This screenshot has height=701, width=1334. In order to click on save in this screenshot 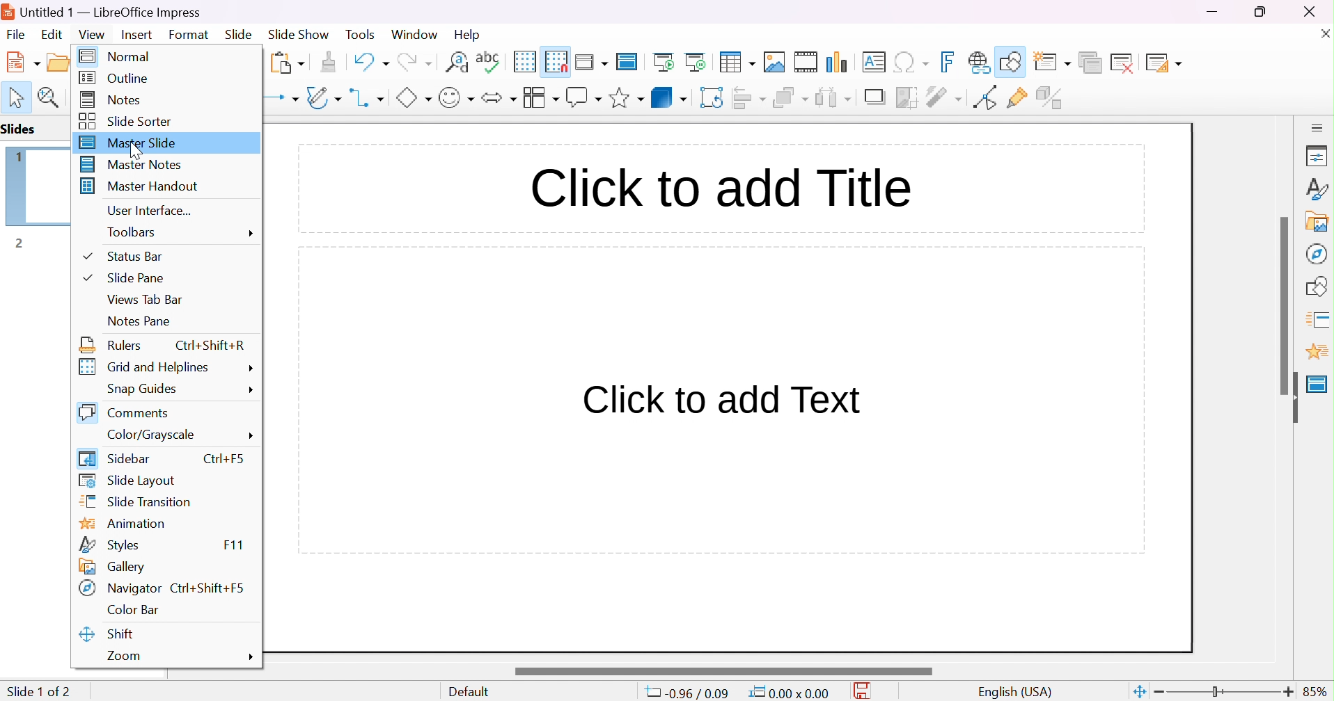, I will do `click(866, 691)`.